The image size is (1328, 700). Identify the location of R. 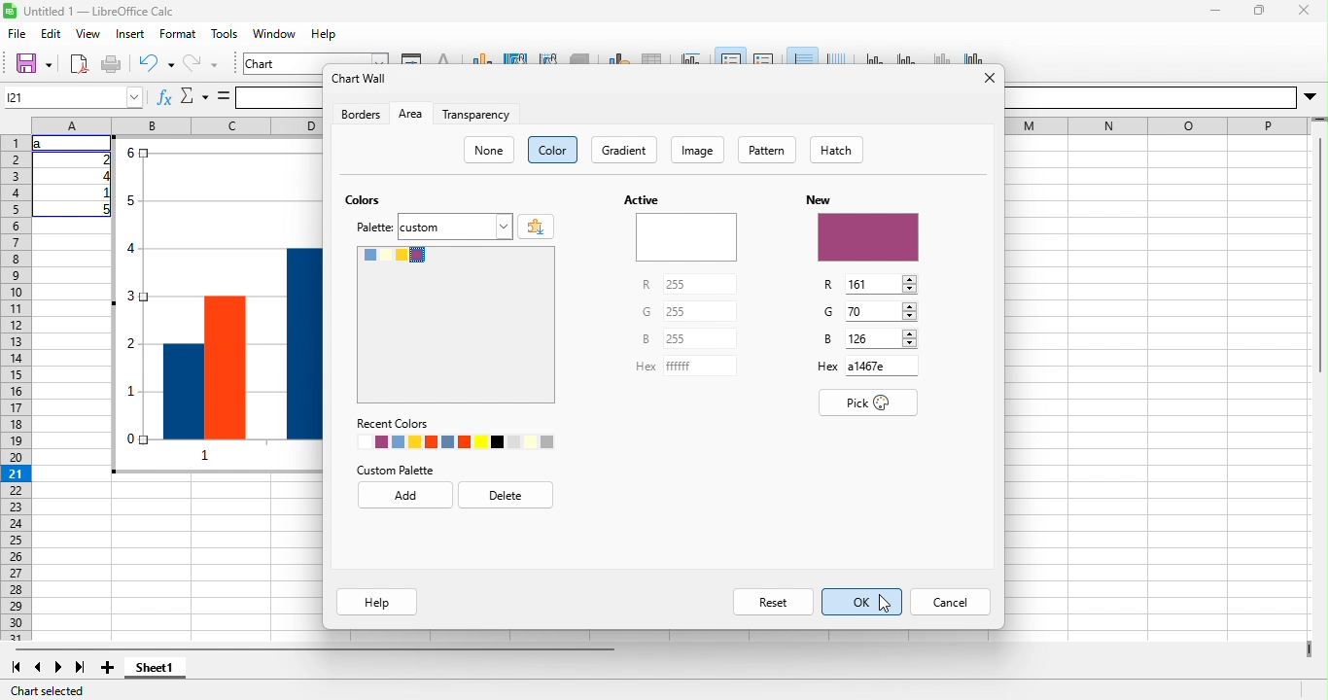
(828, 285).